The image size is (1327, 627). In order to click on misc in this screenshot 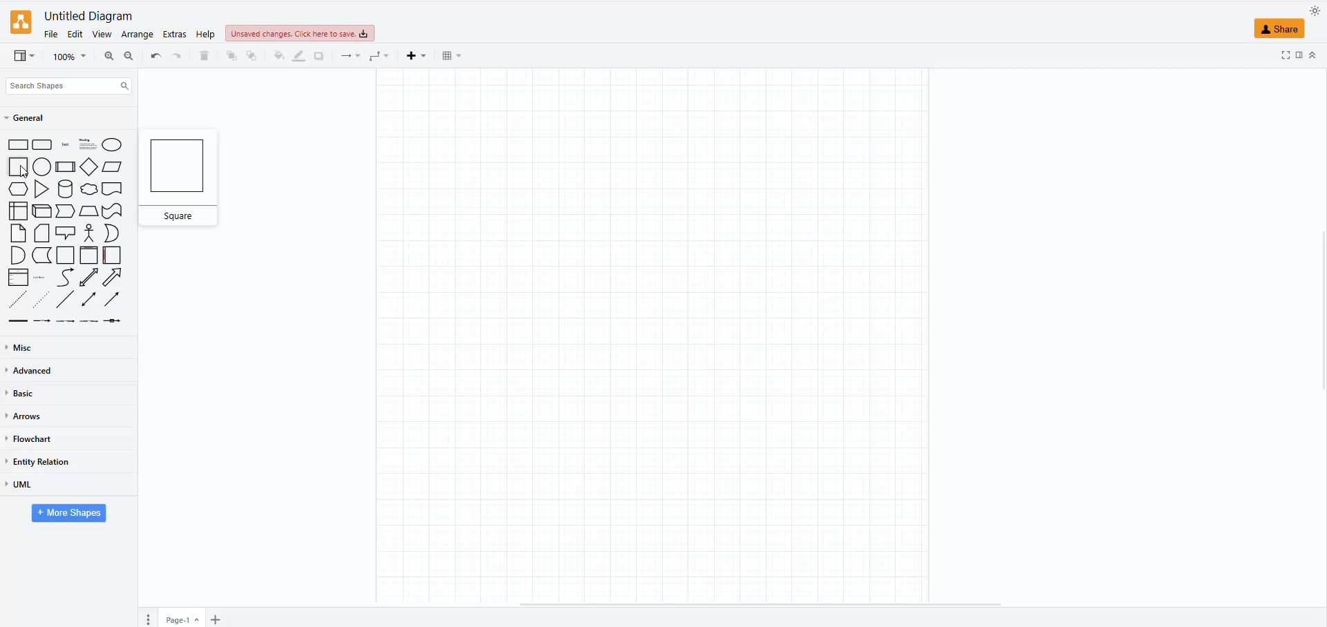, I will do `click(22, 347)`.